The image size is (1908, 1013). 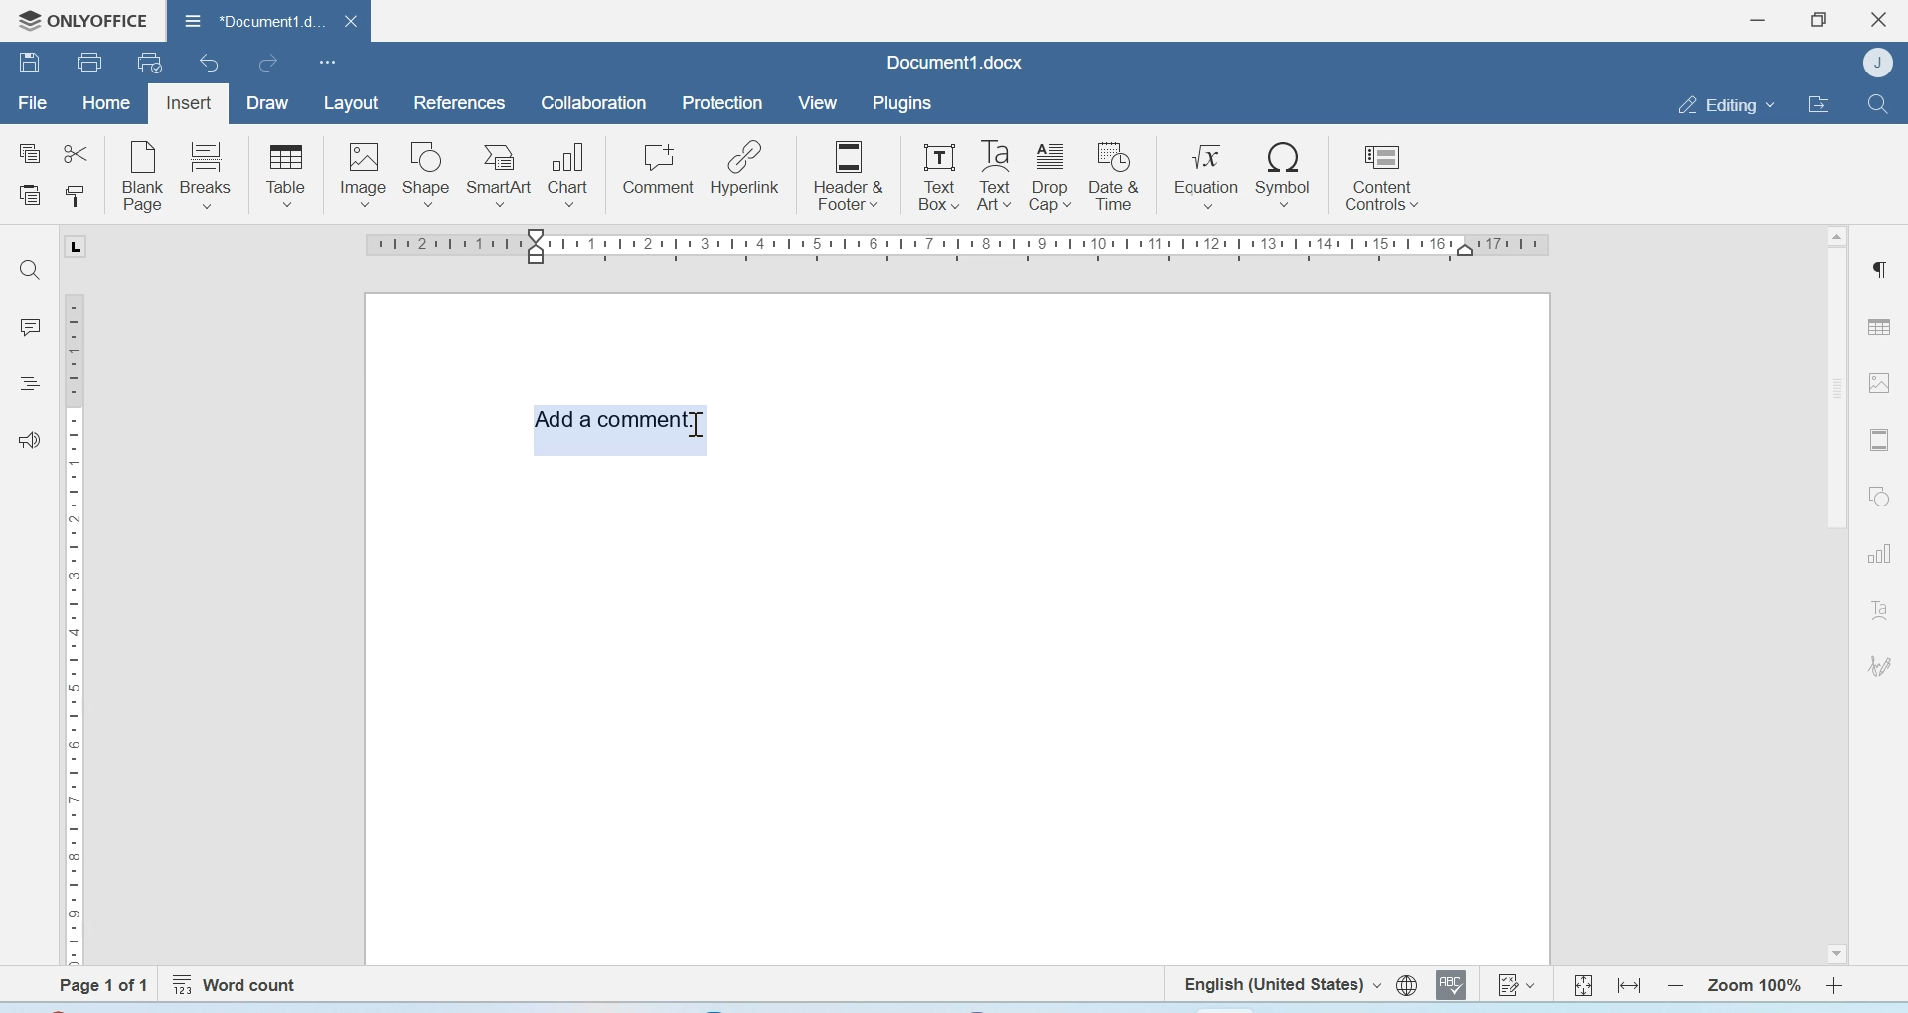 What do you see at coordinates (31, 154) in the screenshot?
I see `Copy` at bounding box center [31, 154].